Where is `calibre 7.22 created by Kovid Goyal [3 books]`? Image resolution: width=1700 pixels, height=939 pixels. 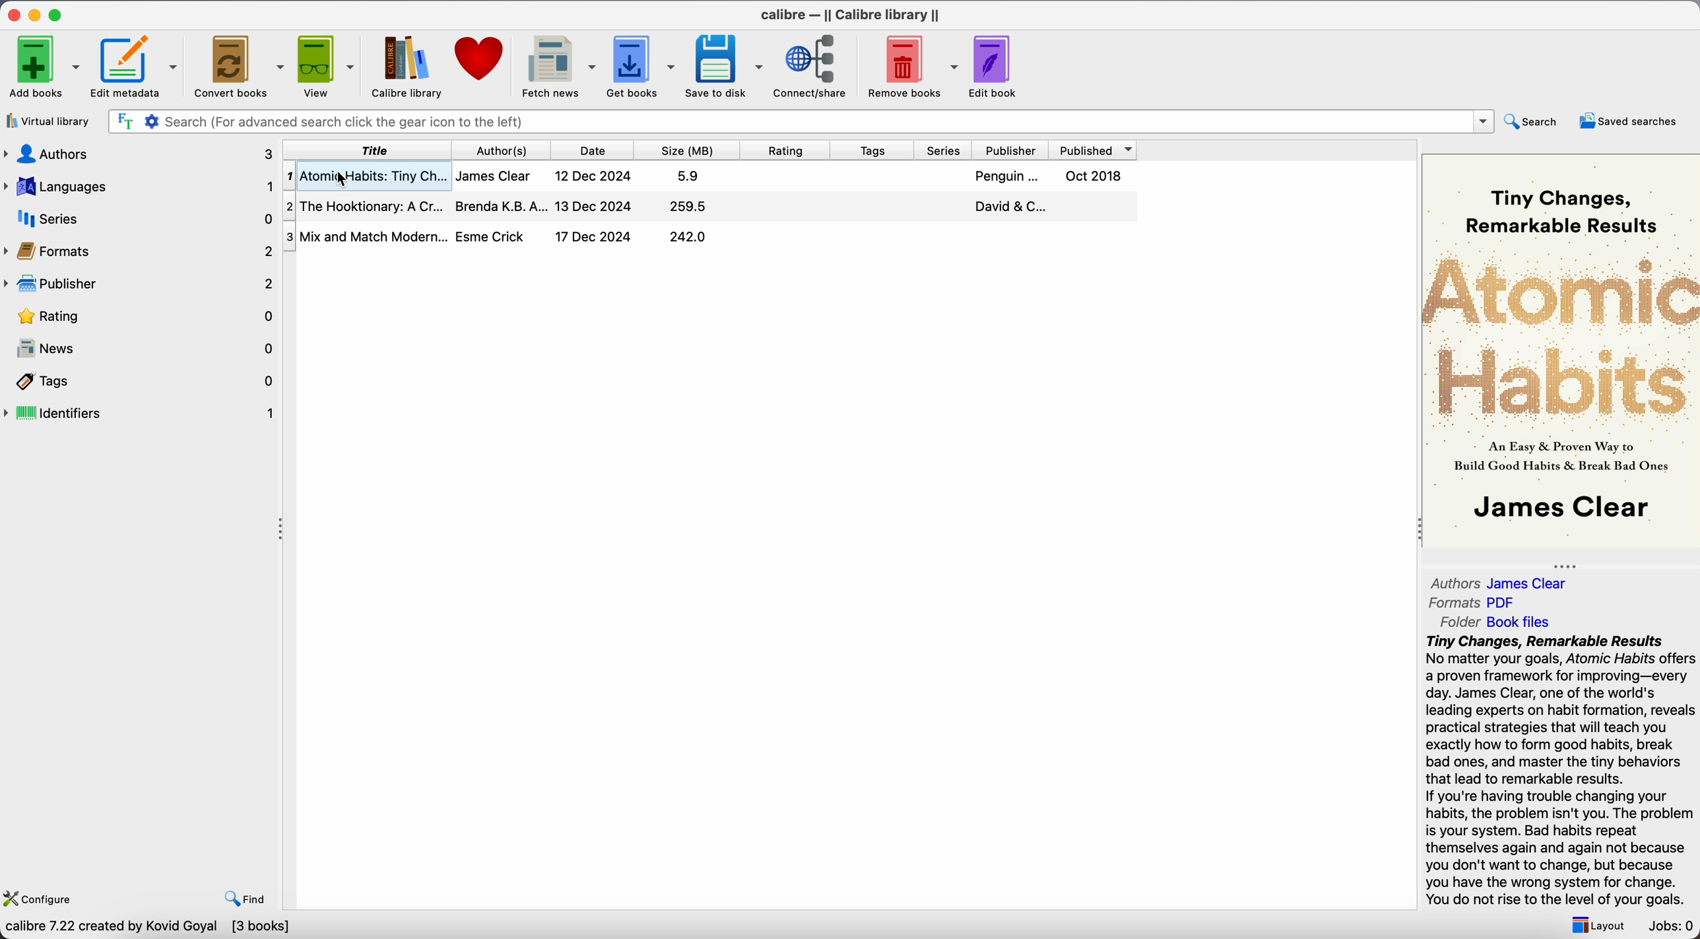 calibre 7.22 created by Kovid Goyal [3 books] is located at coordinates (151, 928).